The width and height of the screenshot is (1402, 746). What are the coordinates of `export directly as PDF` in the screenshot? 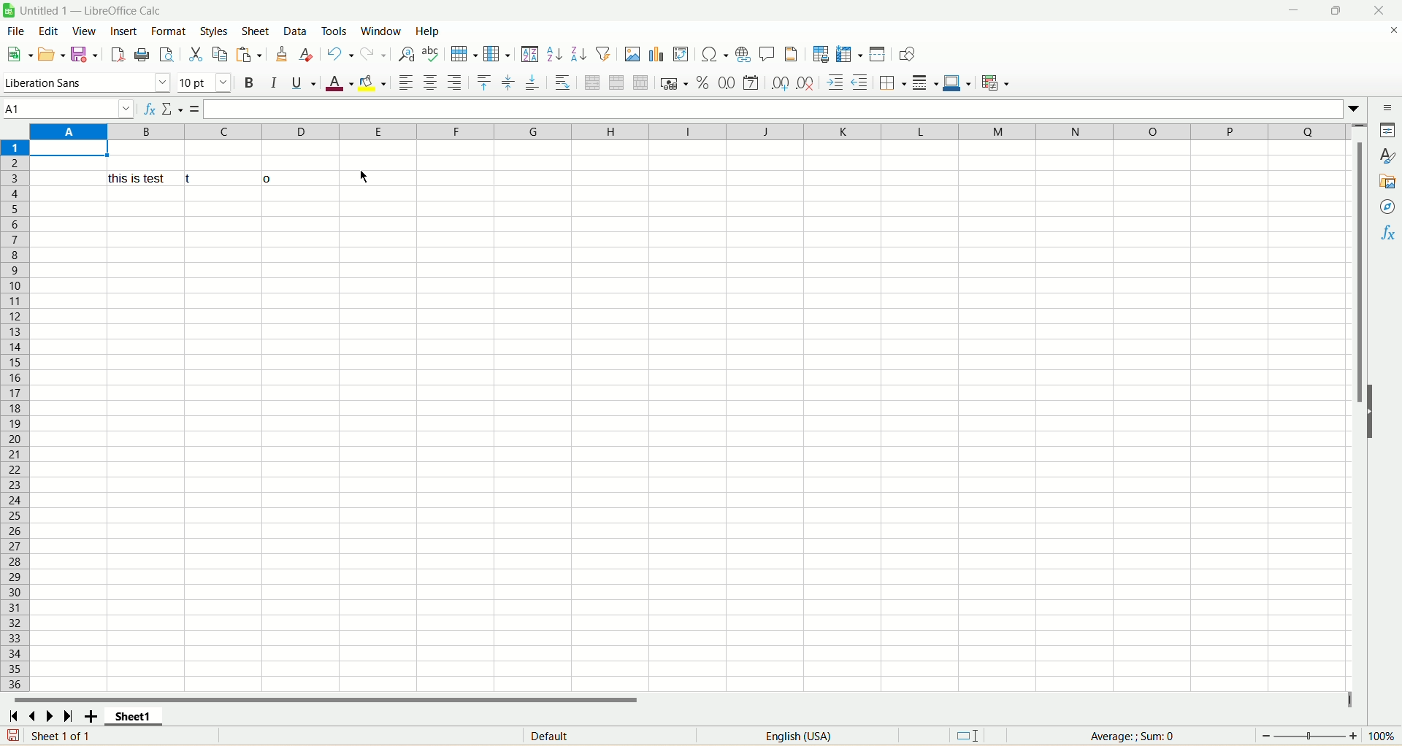 It's located at (115, 53).